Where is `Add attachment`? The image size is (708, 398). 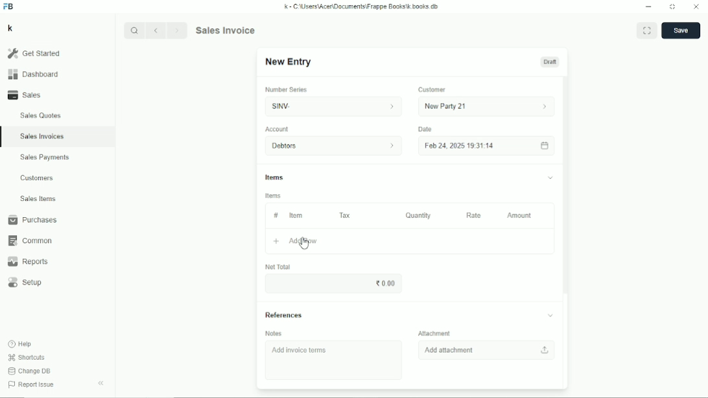
Add attachment is located at coordinates (488, 349).